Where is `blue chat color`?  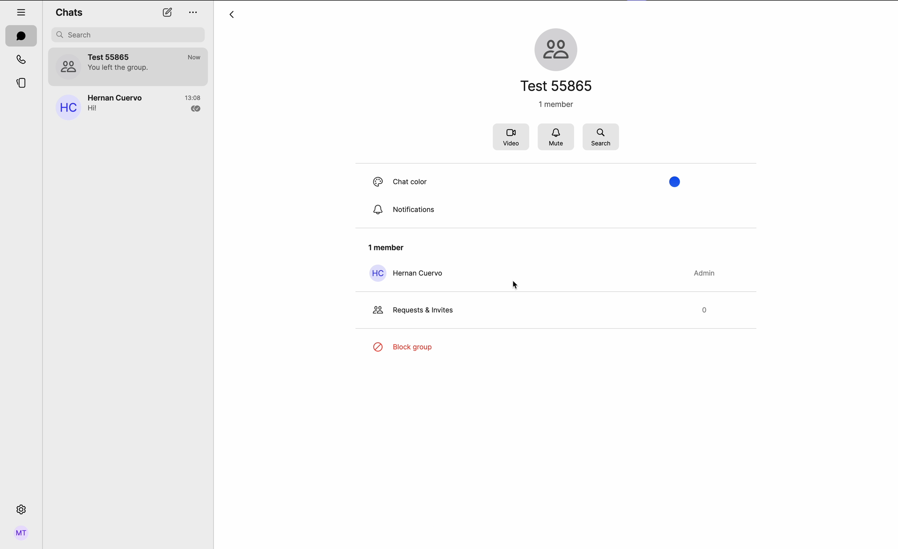 blue chat color is located at coordinates (432, 208).